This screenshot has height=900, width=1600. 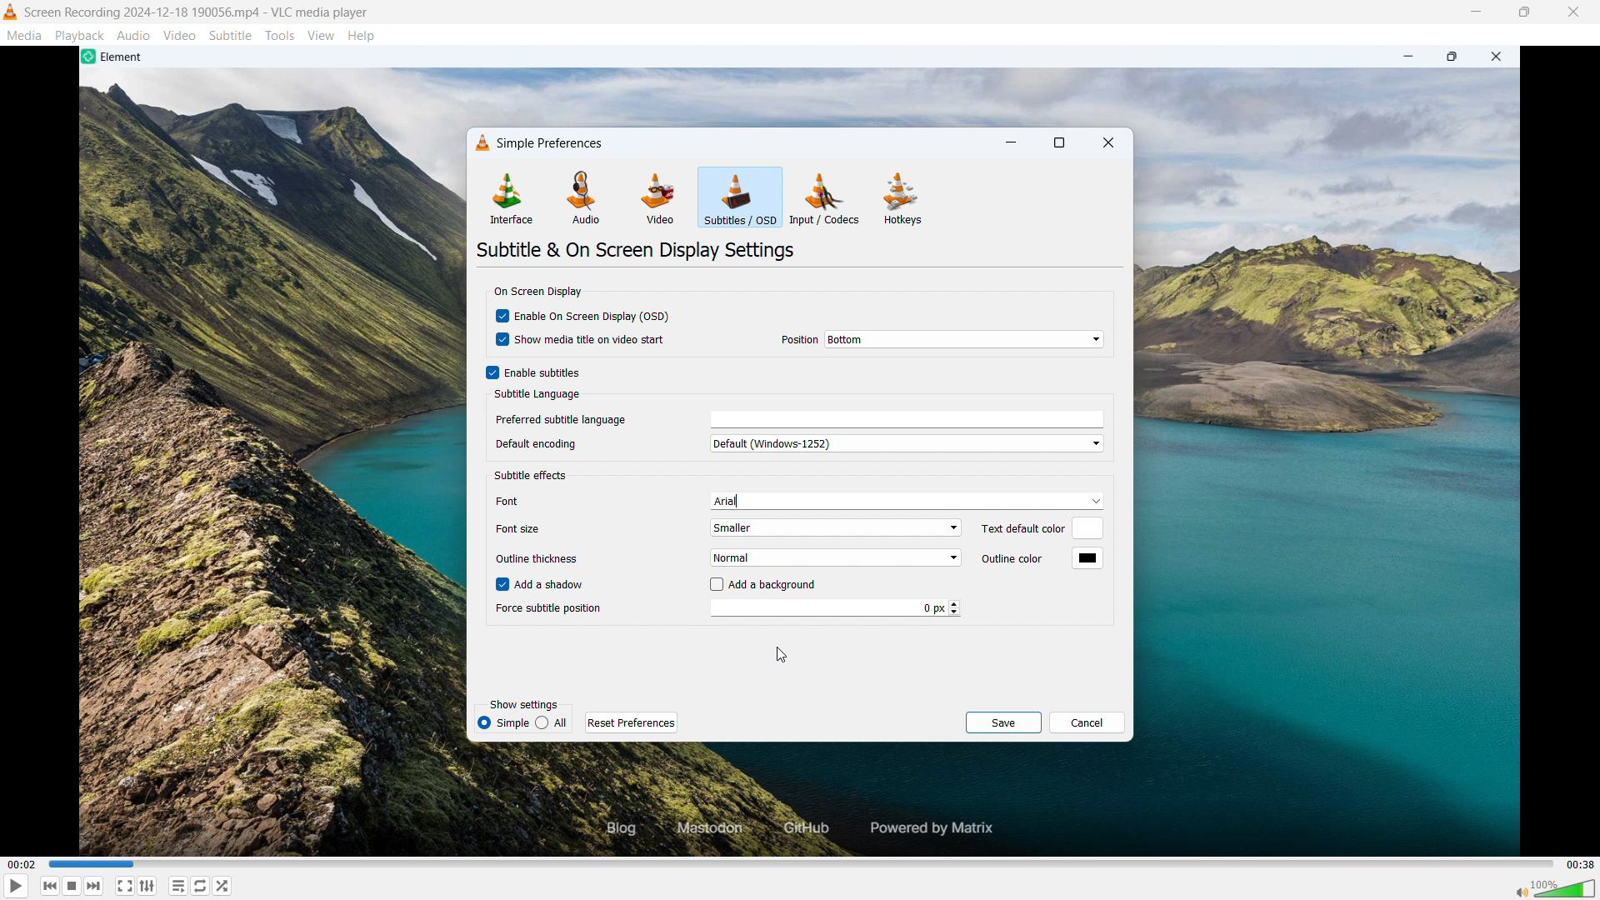 What do you see at coordinates (49, 886) in the screenshot?
I see `backward or previous media` at bounding box center [49, 886].